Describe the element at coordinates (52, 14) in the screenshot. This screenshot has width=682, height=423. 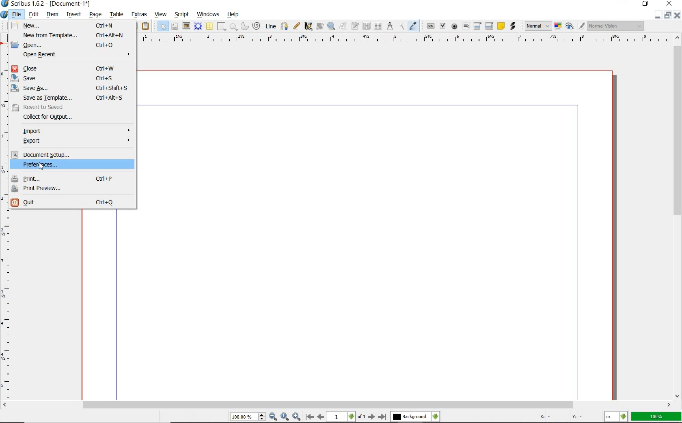
I see `item` at that location.